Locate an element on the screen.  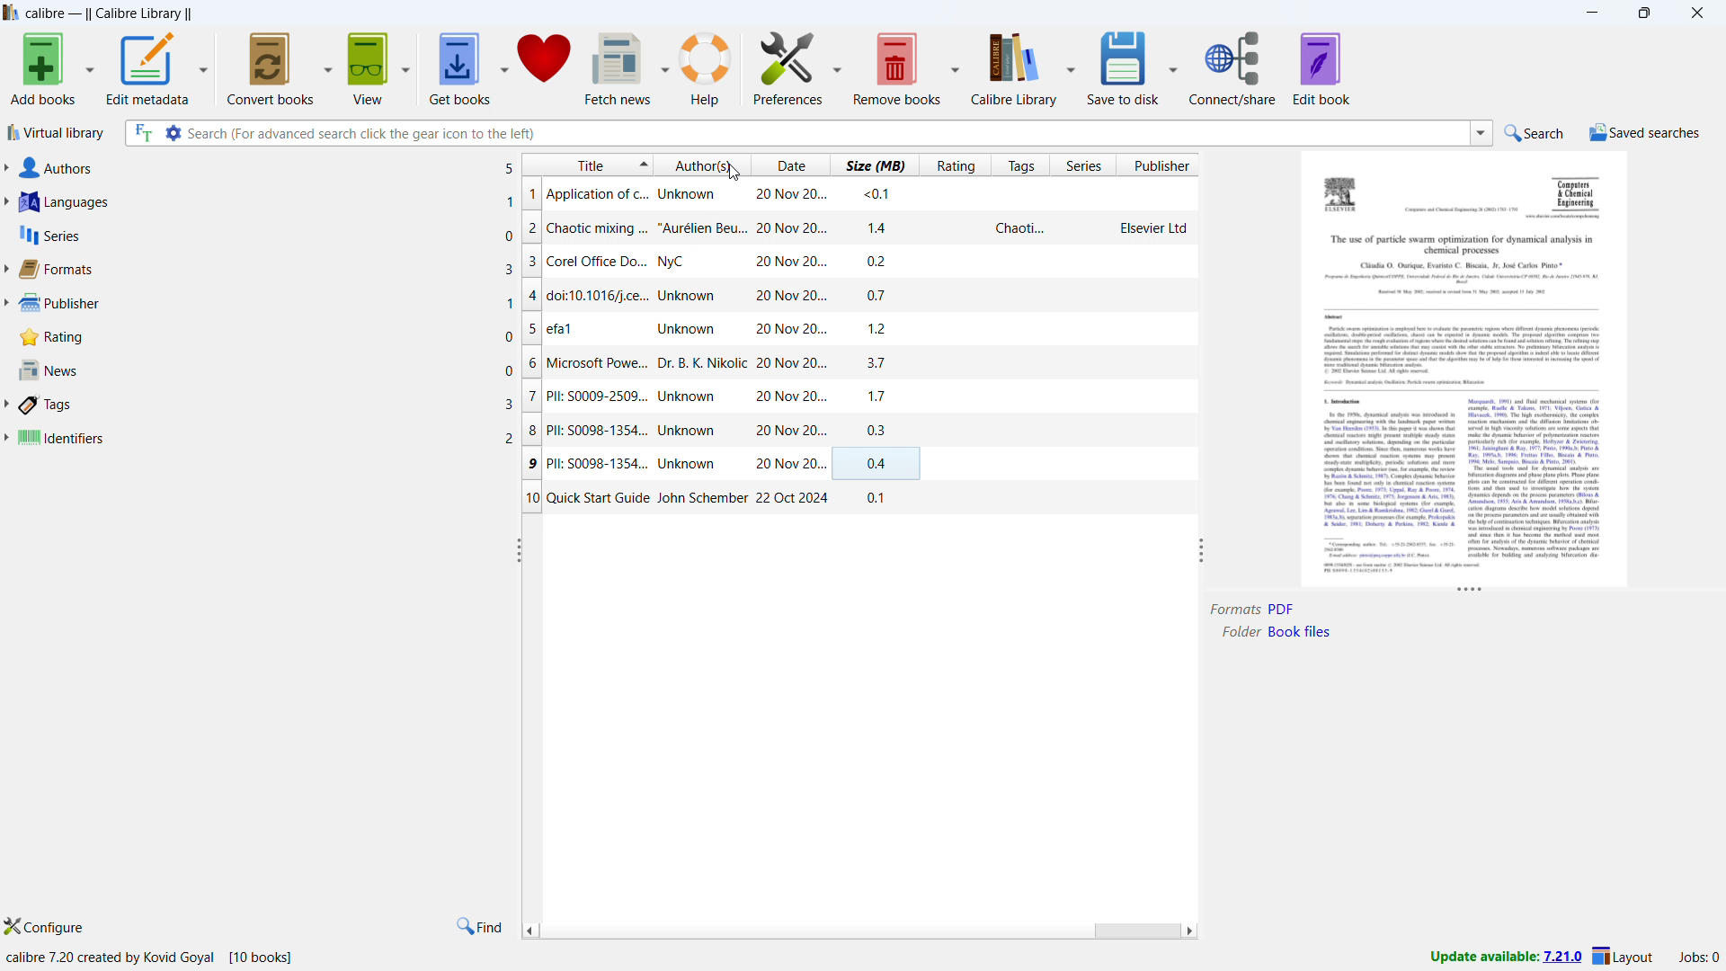
search is located at coordinates (1534, 134).